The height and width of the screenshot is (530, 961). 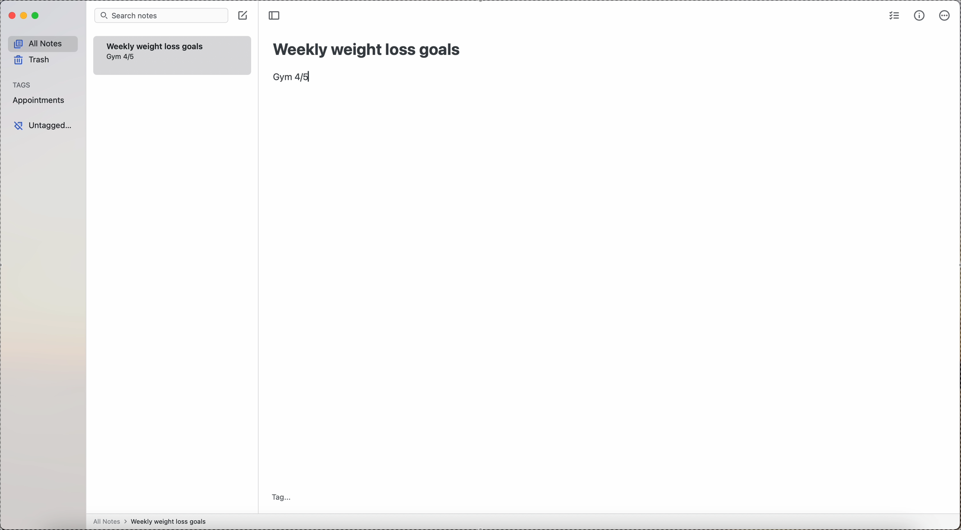 What do you see at coordinates (284, 496) in the screenshot?
I see `tag` at bounding box center [284, 496].